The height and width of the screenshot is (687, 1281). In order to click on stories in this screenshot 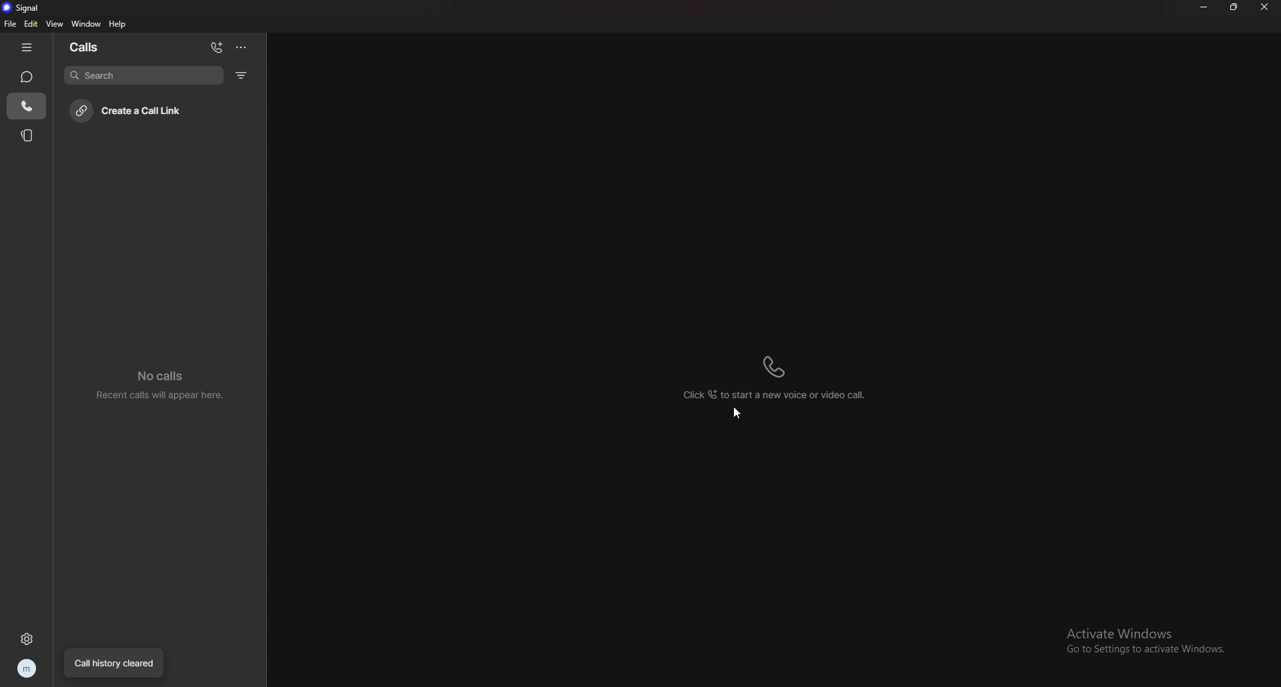, I will do `click(29, 135)`.